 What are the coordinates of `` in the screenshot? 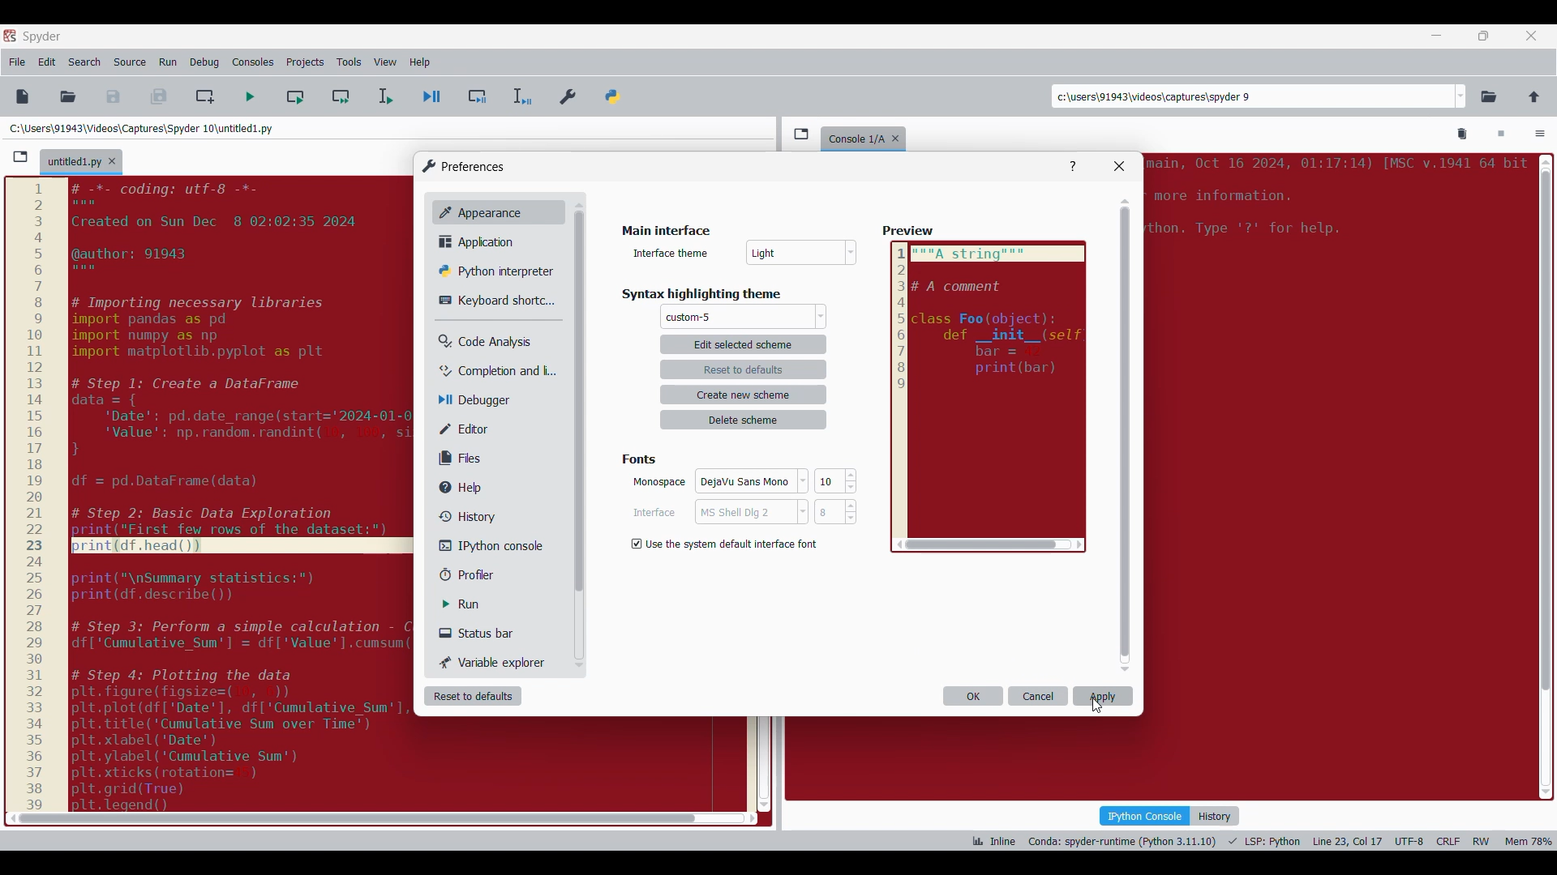 It's located at (991, 402).